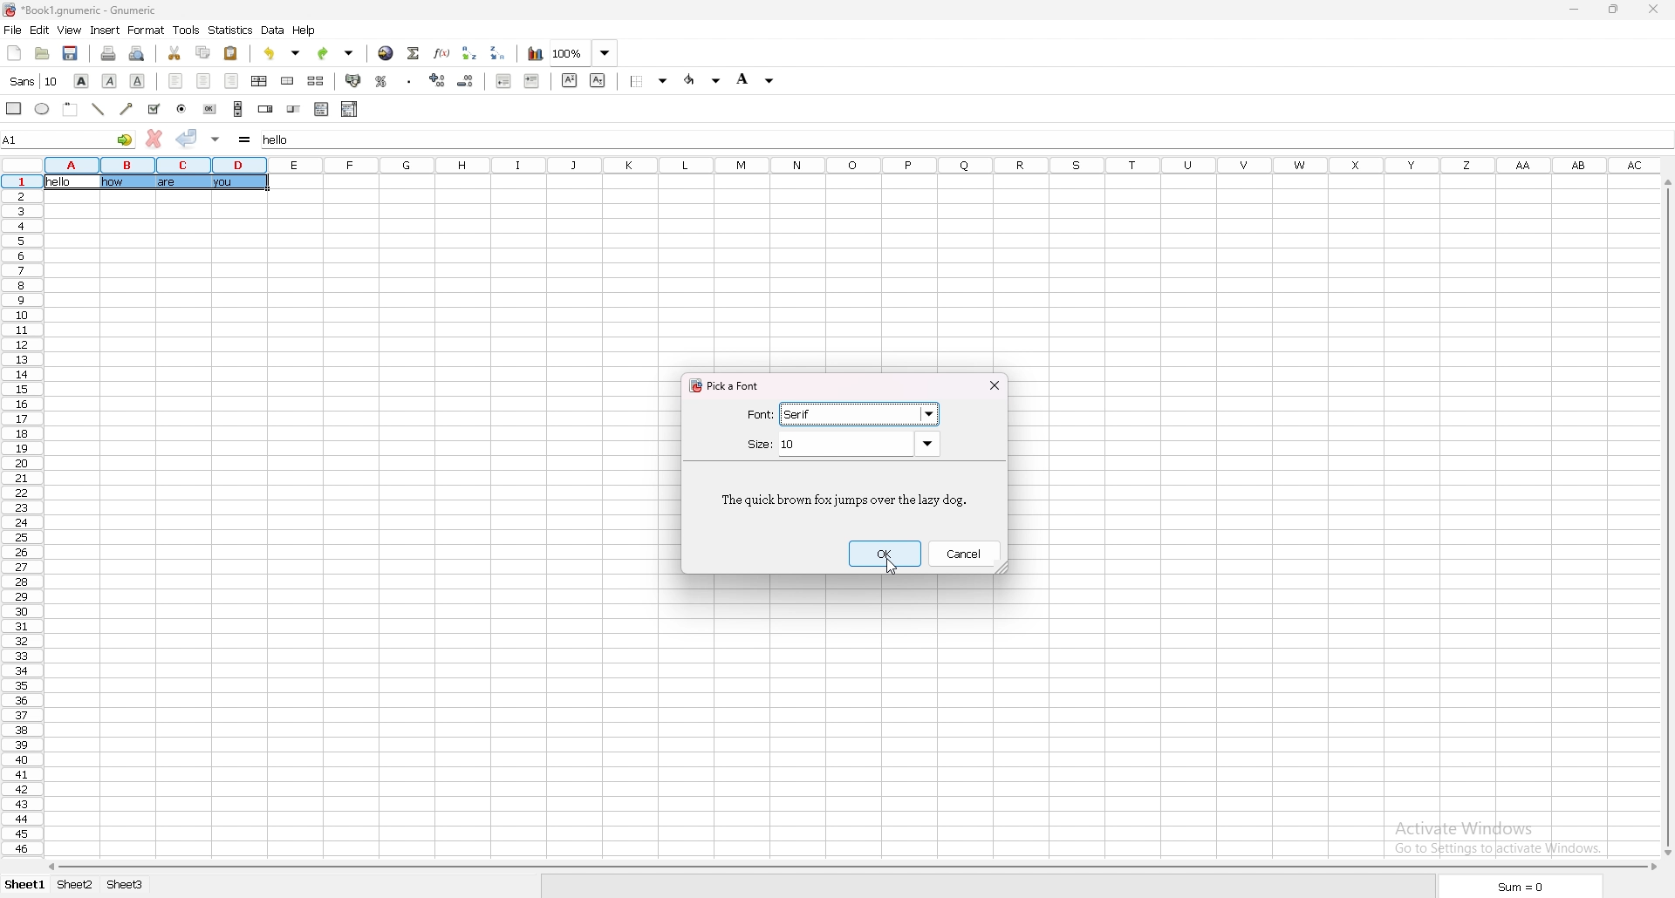  I want to click on decrease decimal, so click(466, 81).